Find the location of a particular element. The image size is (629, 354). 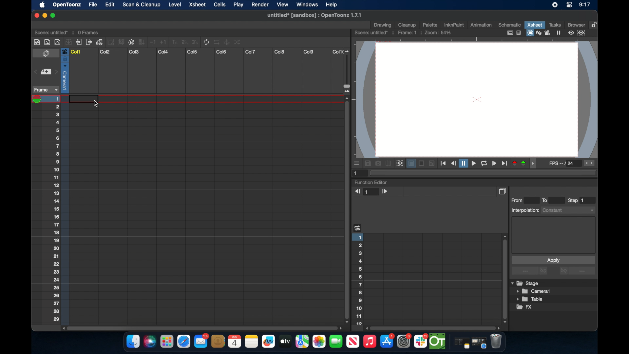

slack is located at coordinates (421, 342).